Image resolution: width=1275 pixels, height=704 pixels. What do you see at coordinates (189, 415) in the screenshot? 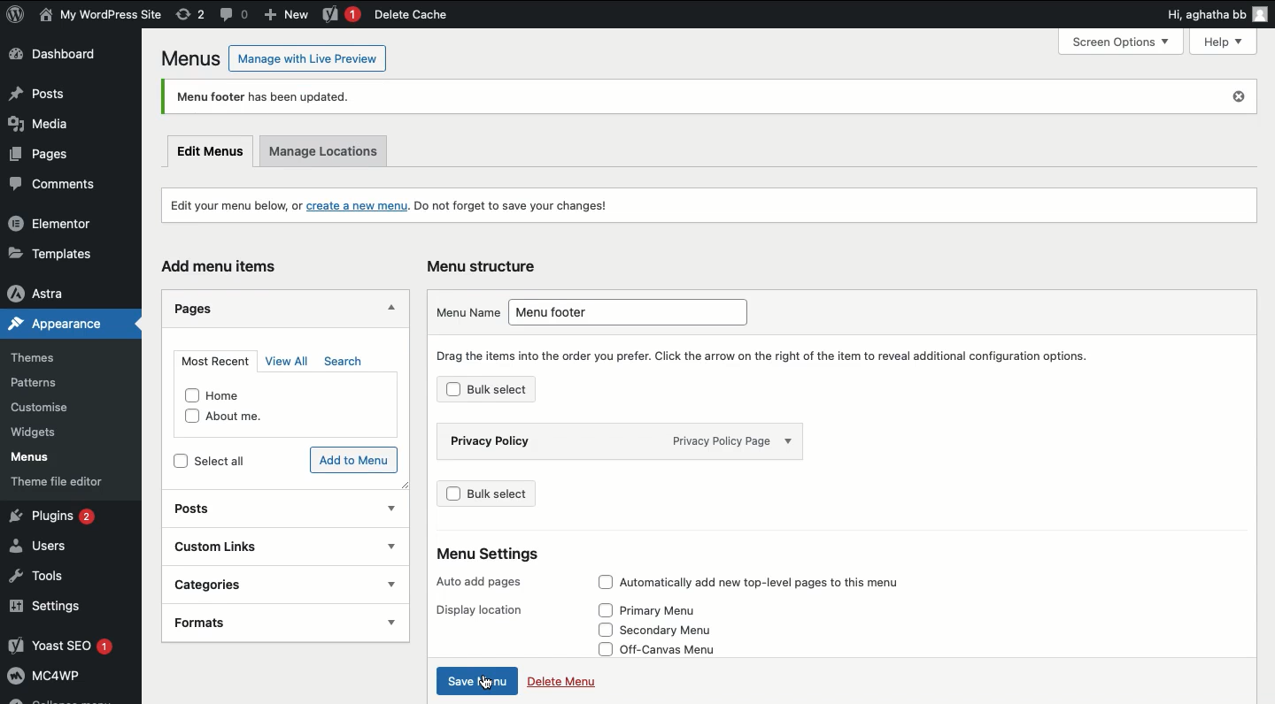
I see `checkbox` at bounding box center [189, 415].